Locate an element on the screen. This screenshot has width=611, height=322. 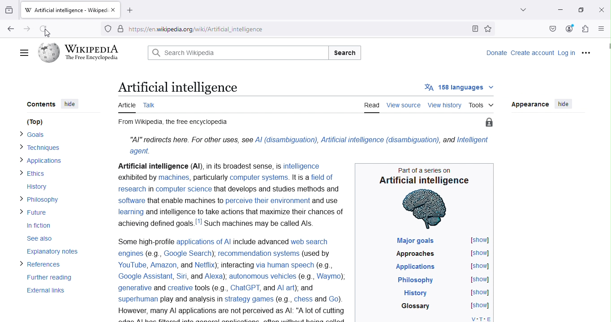
> Goals is located at coordinates (30, 134).